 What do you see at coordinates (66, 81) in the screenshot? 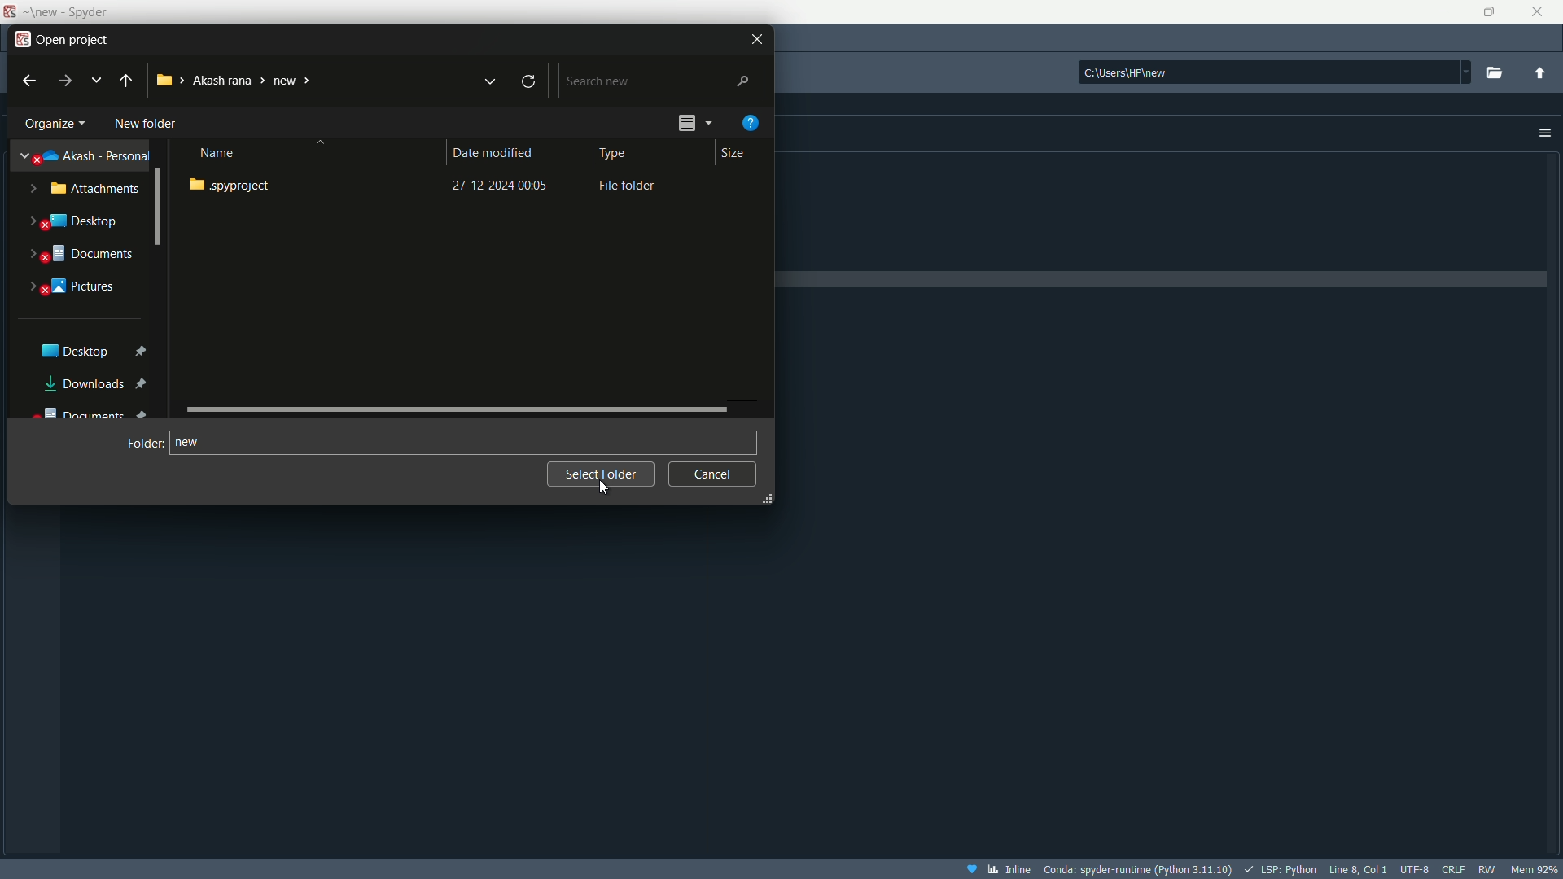
I see `forward` at bounding box center [66, 81].